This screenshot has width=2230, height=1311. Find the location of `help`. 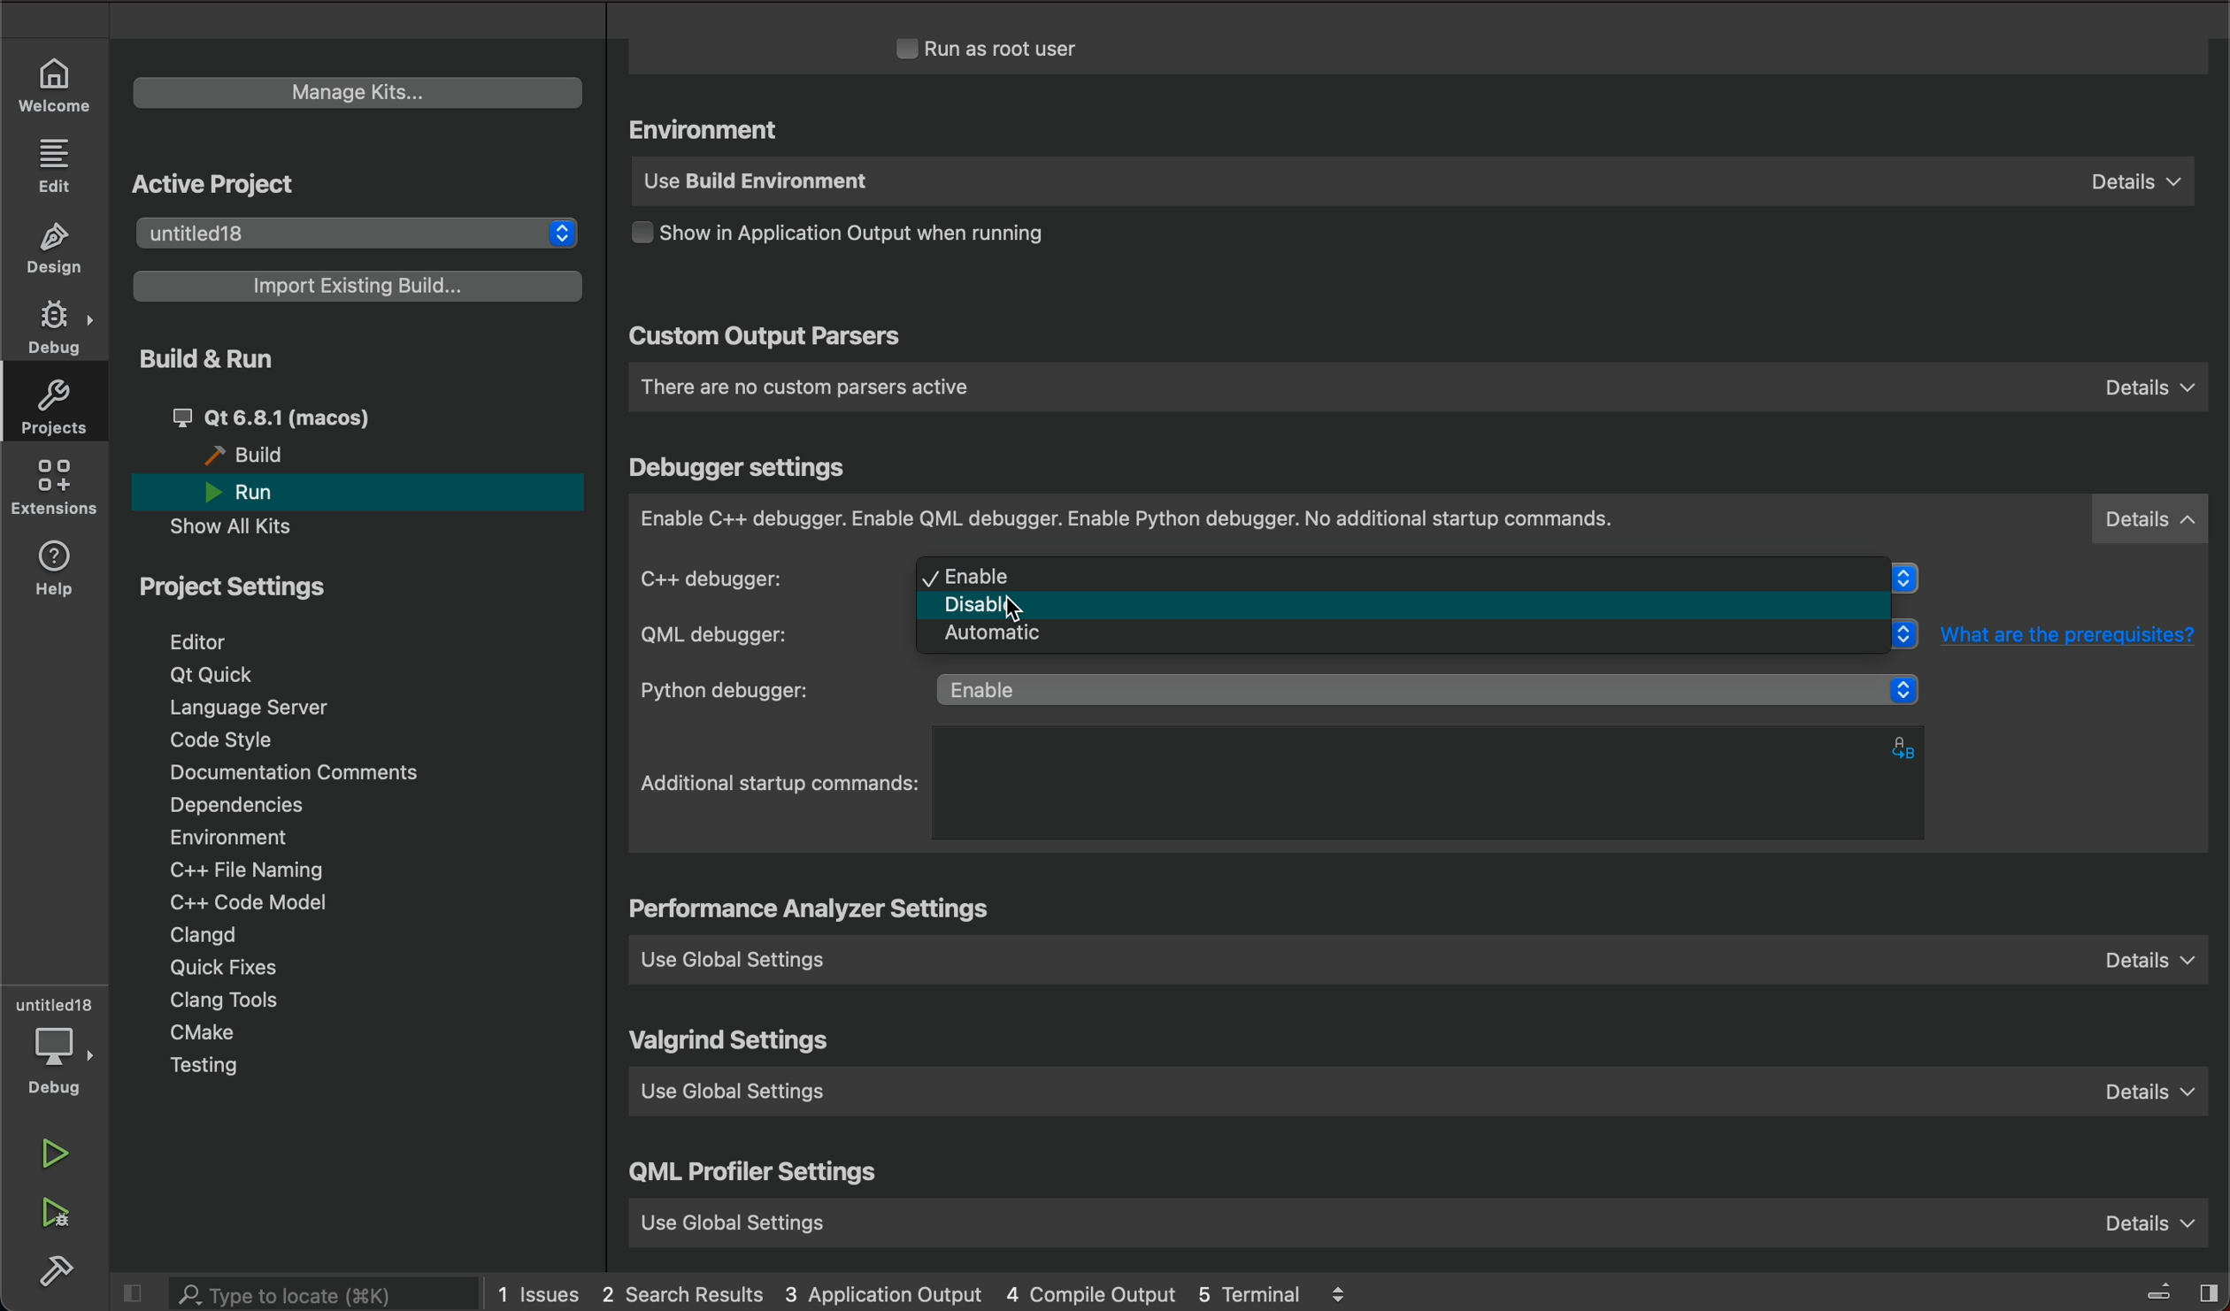

help is located at coordinates (60, 569).